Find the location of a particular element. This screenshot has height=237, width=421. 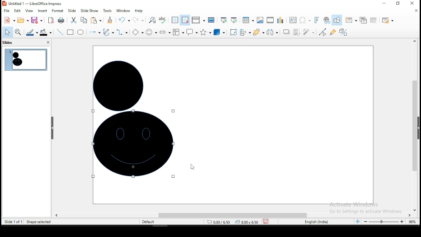

find and replace is located at coordinates (152, 20).